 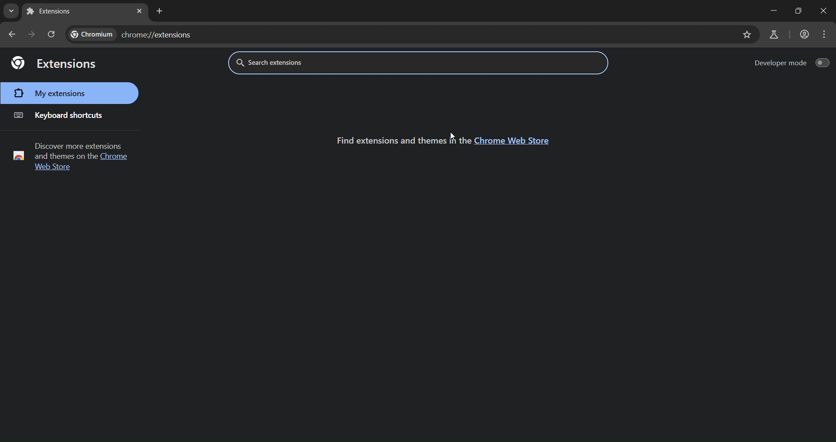 I want to click on account, so click(x=804, y=33).